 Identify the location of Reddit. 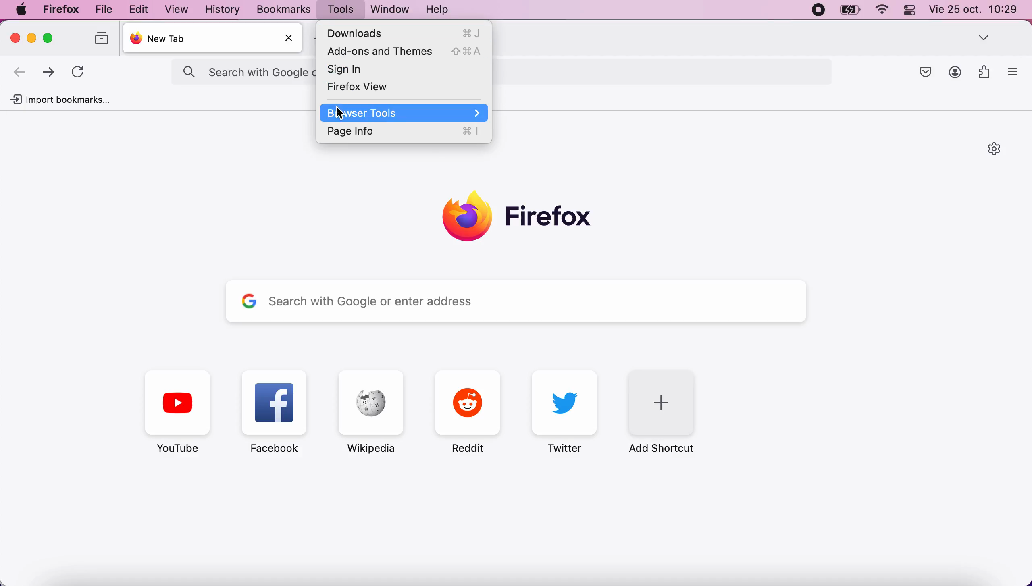
(468, 412).